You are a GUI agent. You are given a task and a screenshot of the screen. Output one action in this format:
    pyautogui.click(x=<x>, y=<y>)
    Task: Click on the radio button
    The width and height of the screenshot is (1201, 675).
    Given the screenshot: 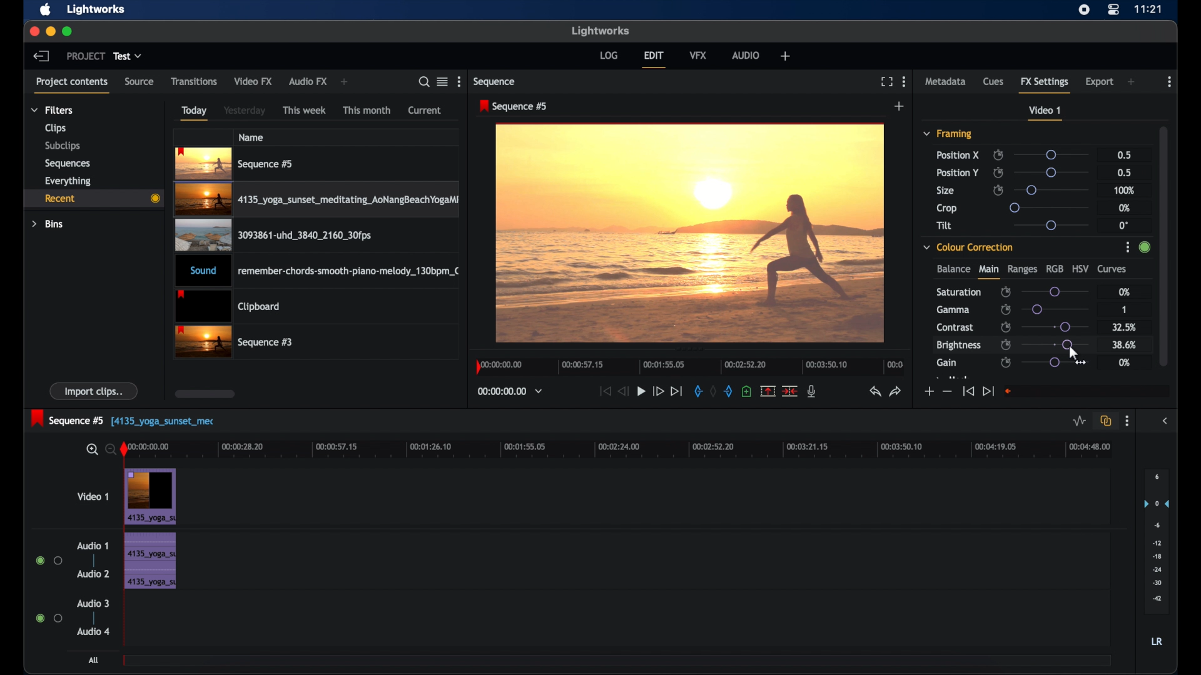 What is the action you would take?
    pyautogui.click(x=49, y=561)
    